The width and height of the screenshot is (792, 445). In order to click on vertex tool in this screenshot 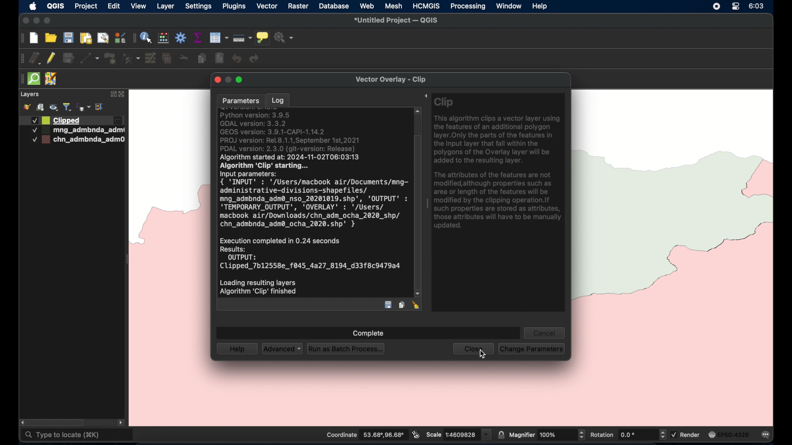, I will do `click(131, 59)`.